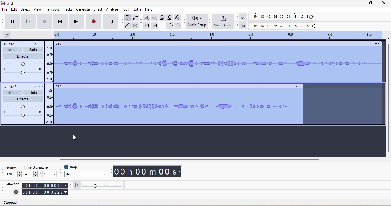 This screenshot has width=391, height=206. Describe the element at coordinates (385, 3) in the screenshot. I see `close` at that location.